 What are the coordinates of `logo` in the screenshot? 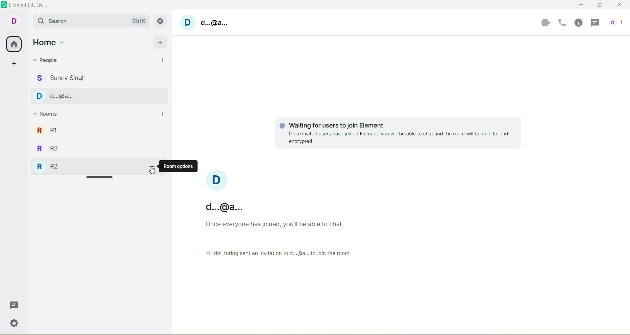 It's located at (4, 6).